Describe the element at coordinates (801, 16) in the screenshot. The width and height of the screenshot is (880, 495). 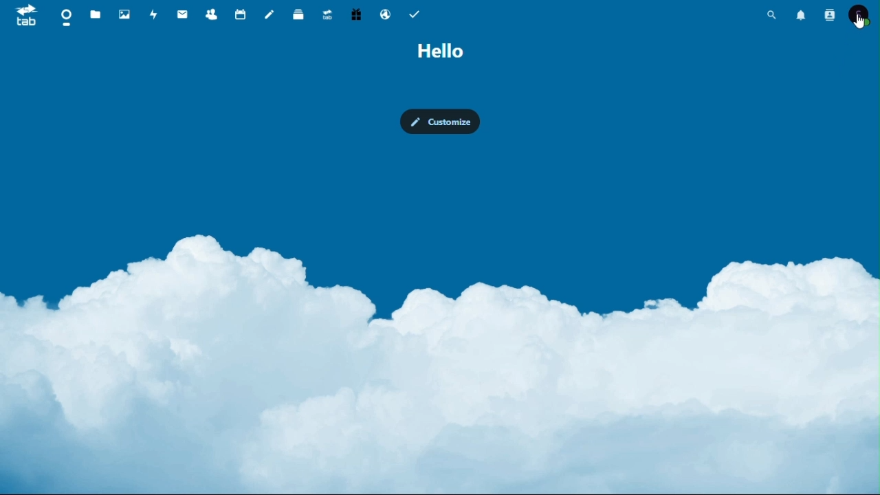
I see `Notifications` at that location.